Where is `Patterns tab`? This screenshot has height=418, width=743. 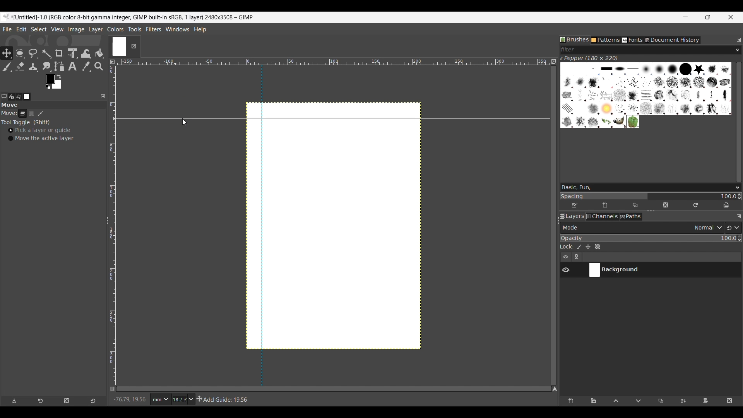
Patterns tab is located at coordinates (606, 40).